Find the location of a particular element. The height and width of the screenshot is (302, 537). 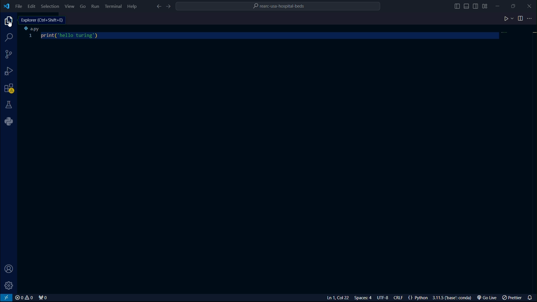

toggle primary sidebar is located at coordinates (456, 6).